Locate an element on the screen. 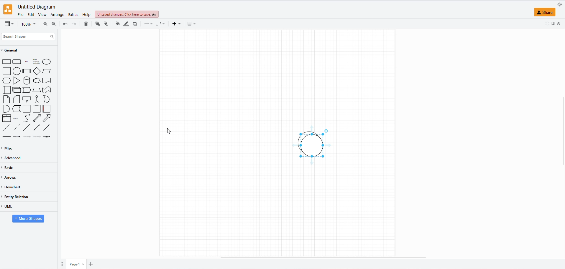 The height and width of the screenshot is (269, 565). DUPLICATED SHAPE is located at coordinates (313, 143).